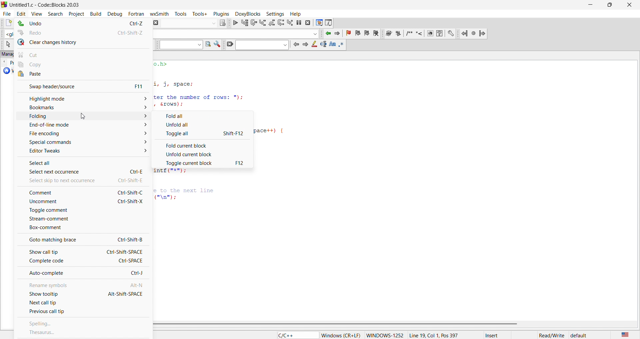 This screenshot has height=339, width=640. Describe the element at coordinates (329, 22) in the screenshot. I see `various info` at that location.